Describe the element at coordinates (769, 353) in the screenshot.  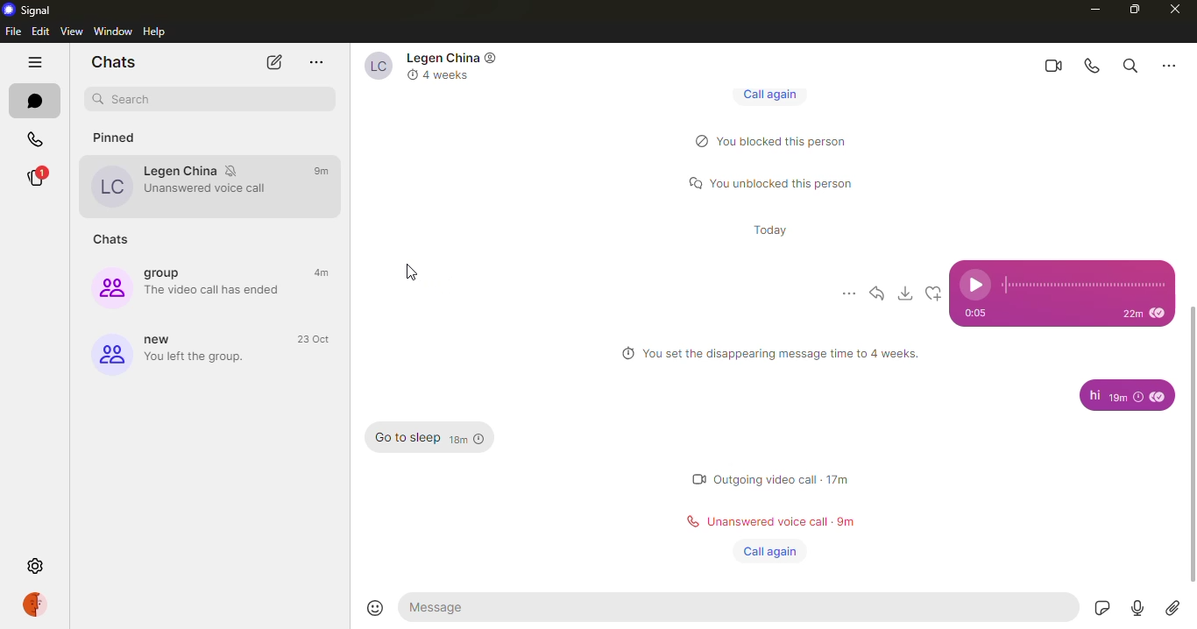
I see `info` at that location.